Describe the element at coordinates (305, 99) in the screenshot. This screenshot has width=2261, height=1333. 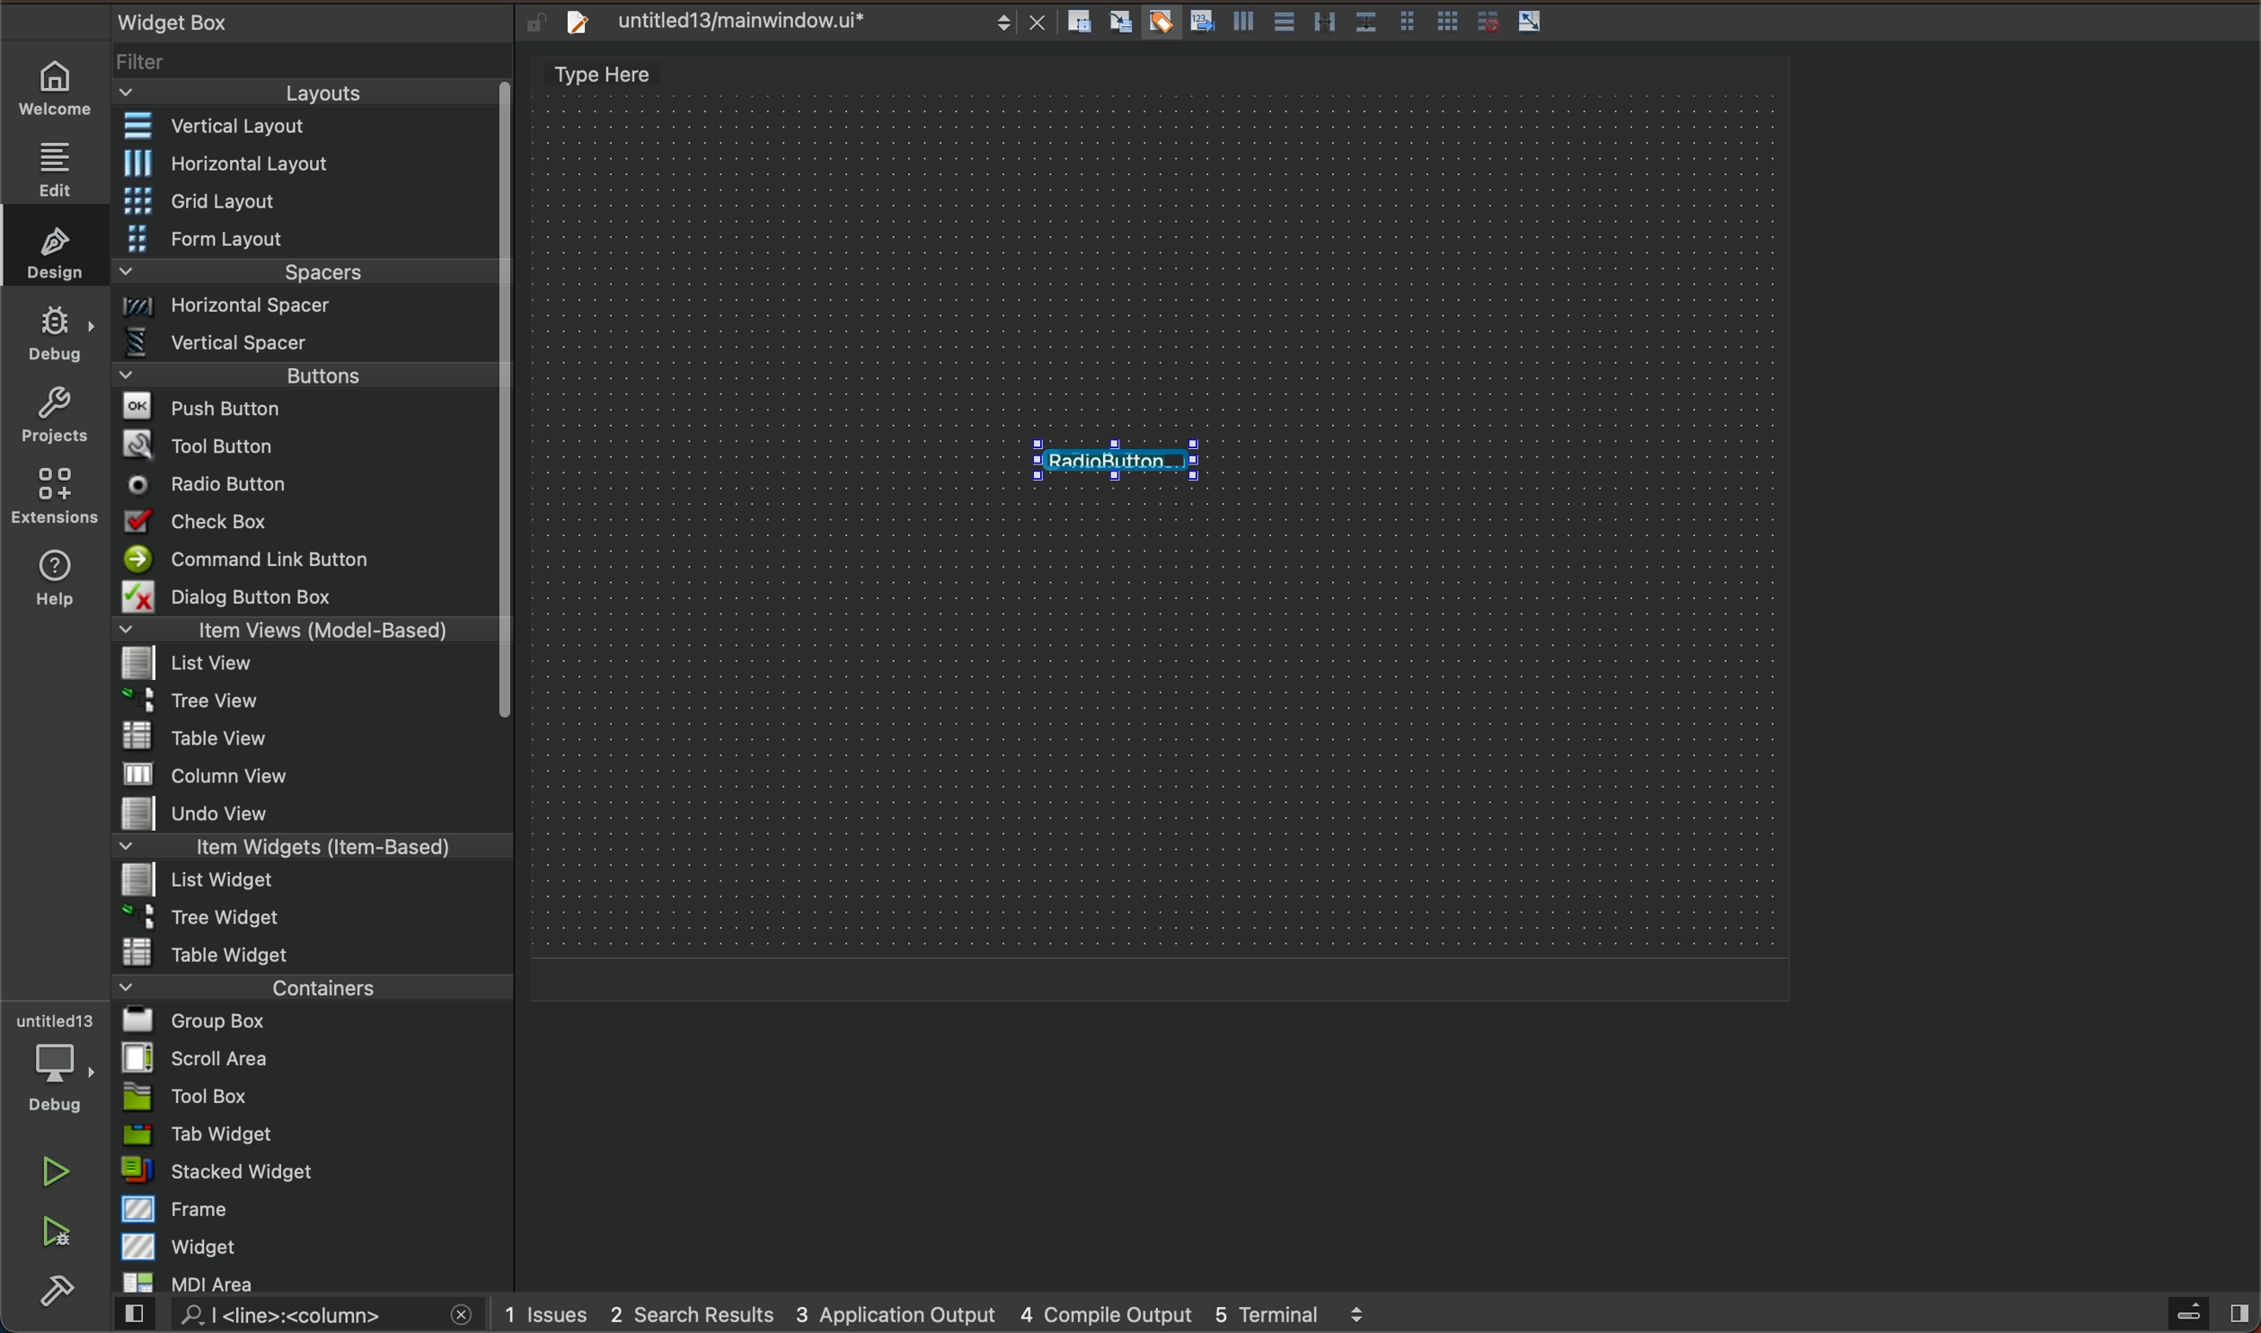
I see `layouts` at that location.